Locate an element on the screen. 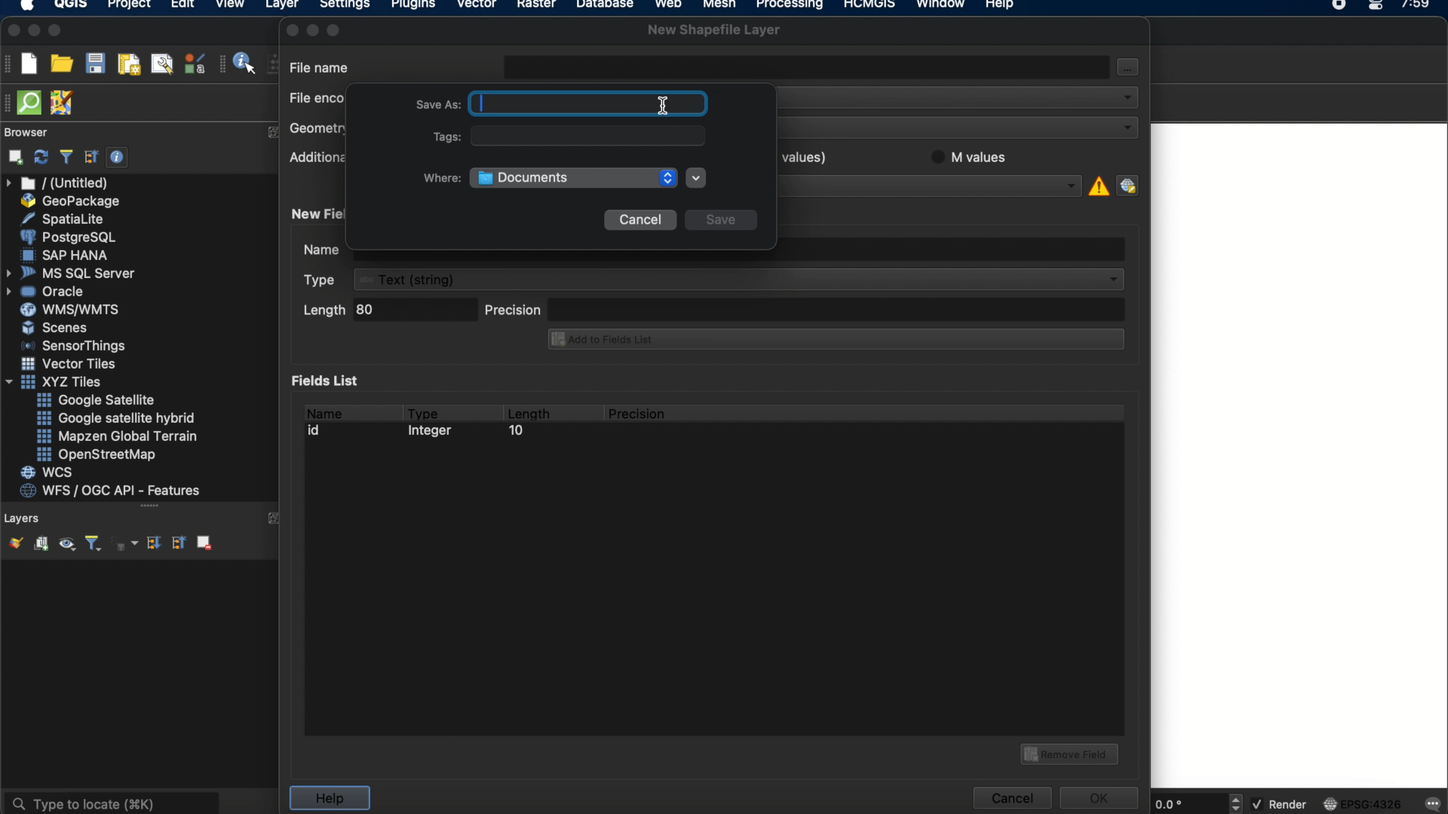  crs info is located at coordinates (1097, 184).